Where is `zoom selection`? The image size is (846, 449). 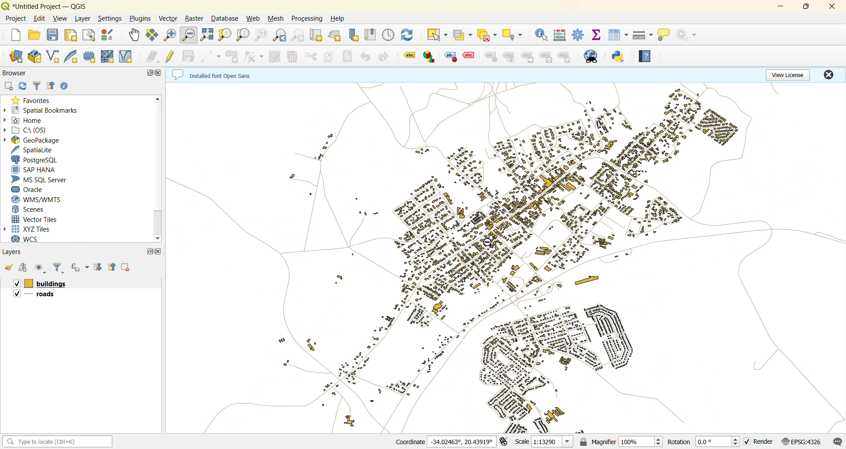
zoom selection is located at coordinates (224, 36).